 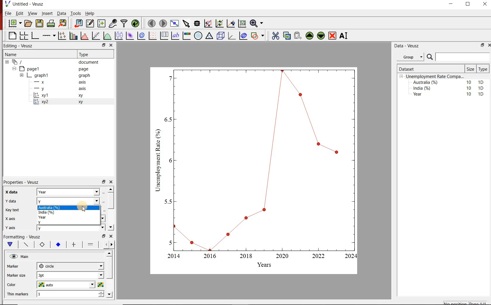 What do you see at coordinates (86, 209) in the screenshot?
I see `cursor` at bounding box center [86, 209].